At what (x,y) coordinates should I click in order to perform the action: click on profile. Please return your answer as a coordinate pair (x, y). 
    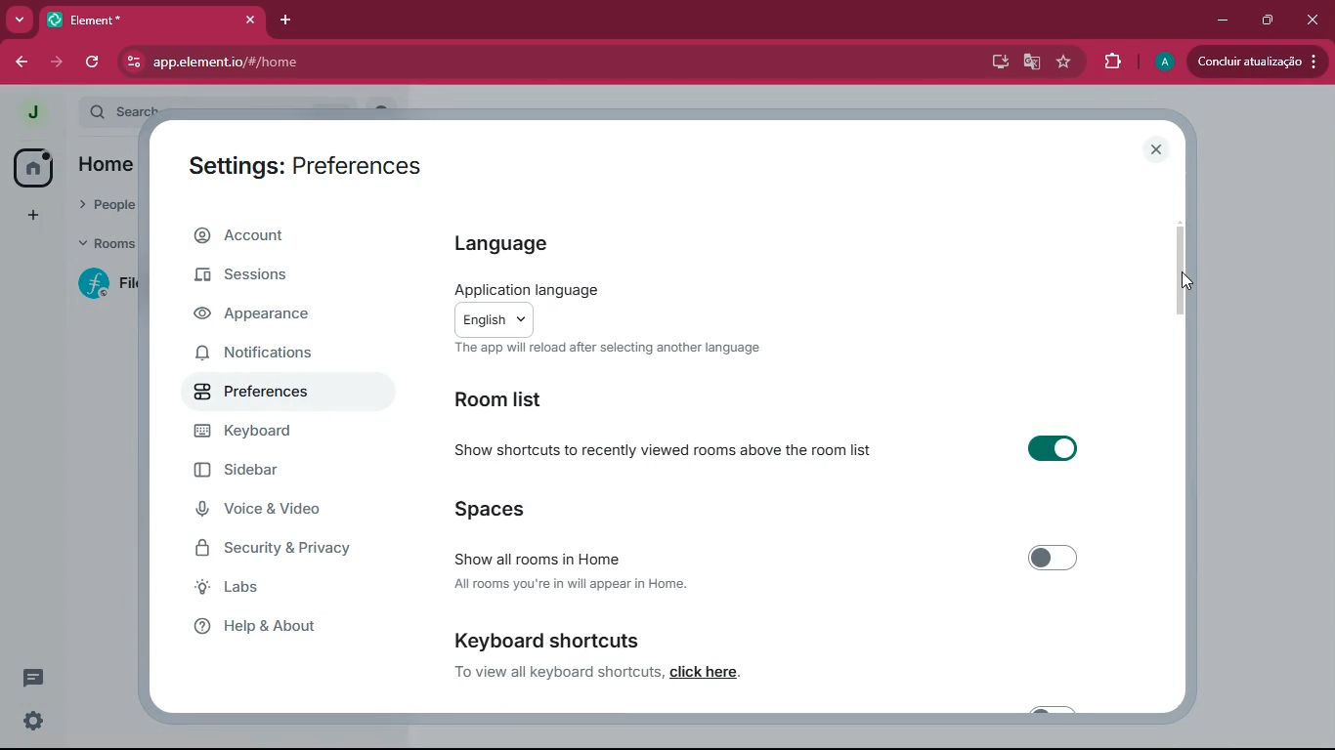
    Looking at the image, I should click on (33, 112).